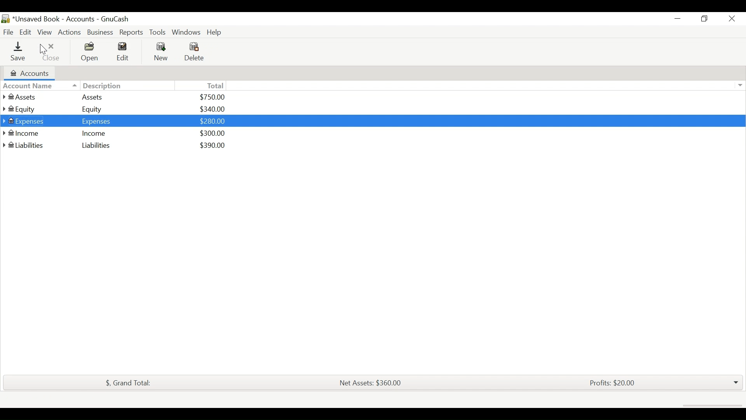 This screenshot has height=420, width=746. What do you see at coordinates (613, 383) in the screenshot?
I see `Profits` at bounding box center [613, 383].